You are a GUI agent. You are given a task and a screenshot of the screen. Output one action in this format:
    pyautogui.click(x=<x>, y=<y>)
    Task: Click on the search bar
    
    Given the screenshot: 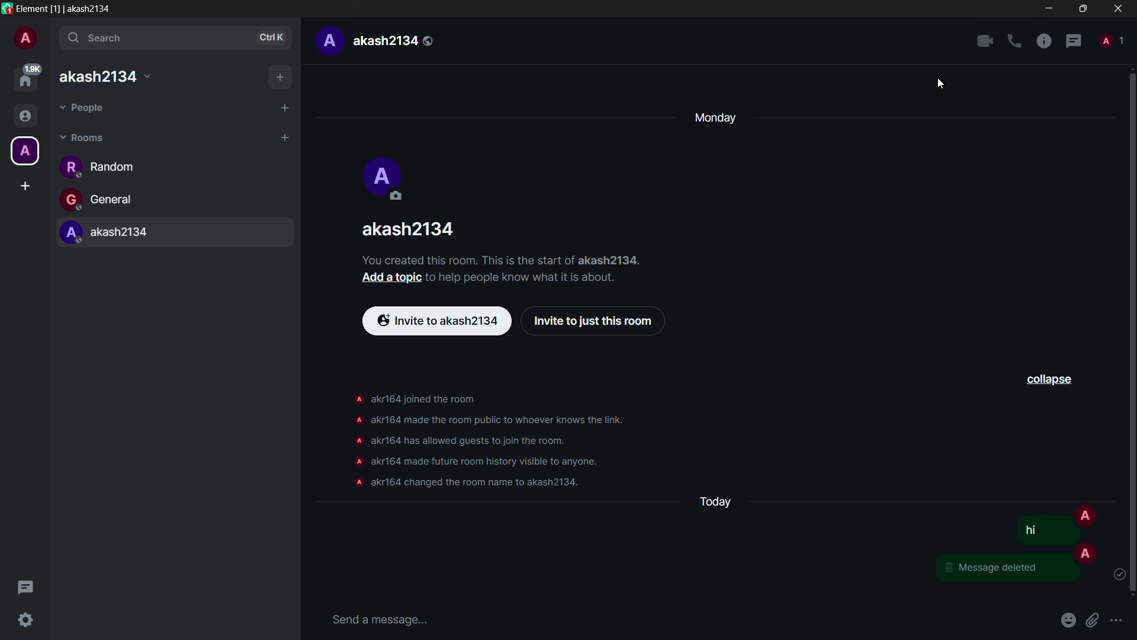 What is the action you would take?
    pyautogui.click(x=176, y=39)
    